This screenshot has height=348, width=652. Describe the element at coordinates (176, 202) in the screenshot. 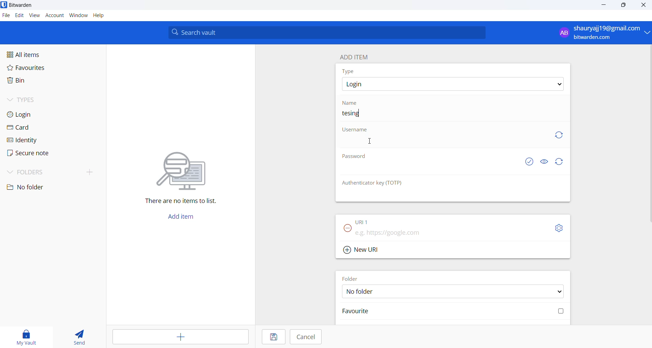

I see `sentence mentioning that there are no items in vault l` at that location.